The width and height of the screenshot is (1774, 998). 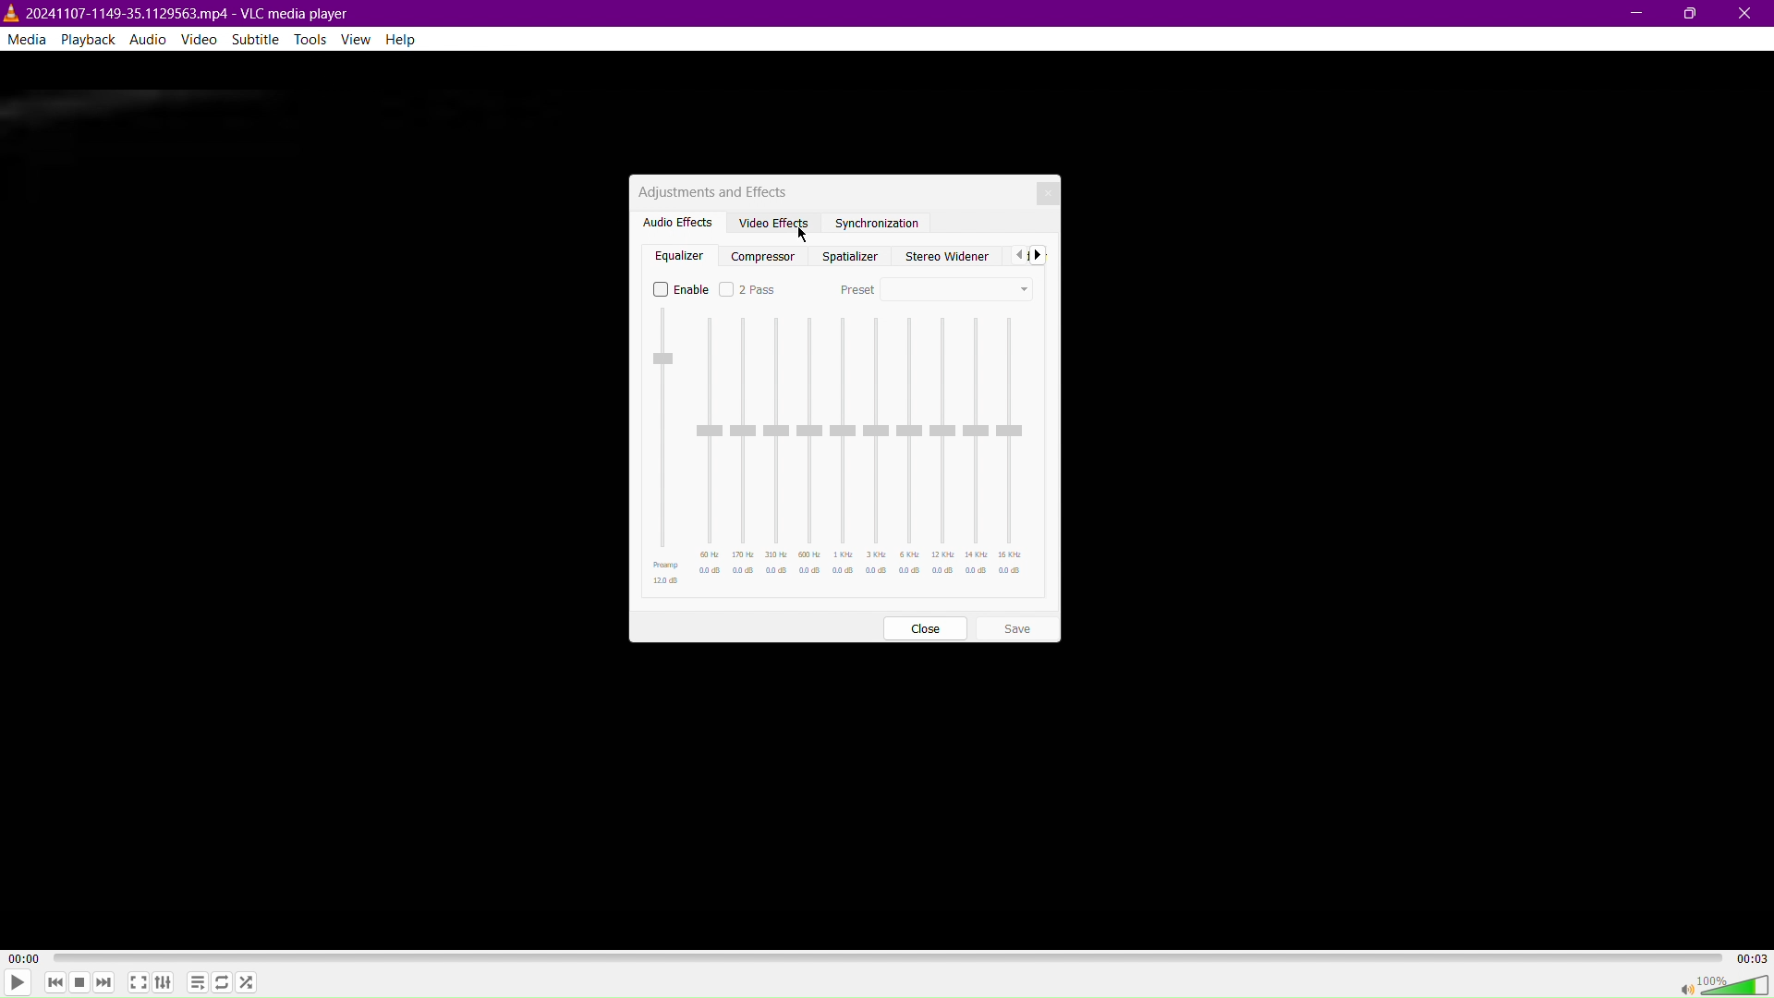 What do you see at coordinates (26, 38) in the screenshot?
I see `Media` at bounding box center [26, 38].